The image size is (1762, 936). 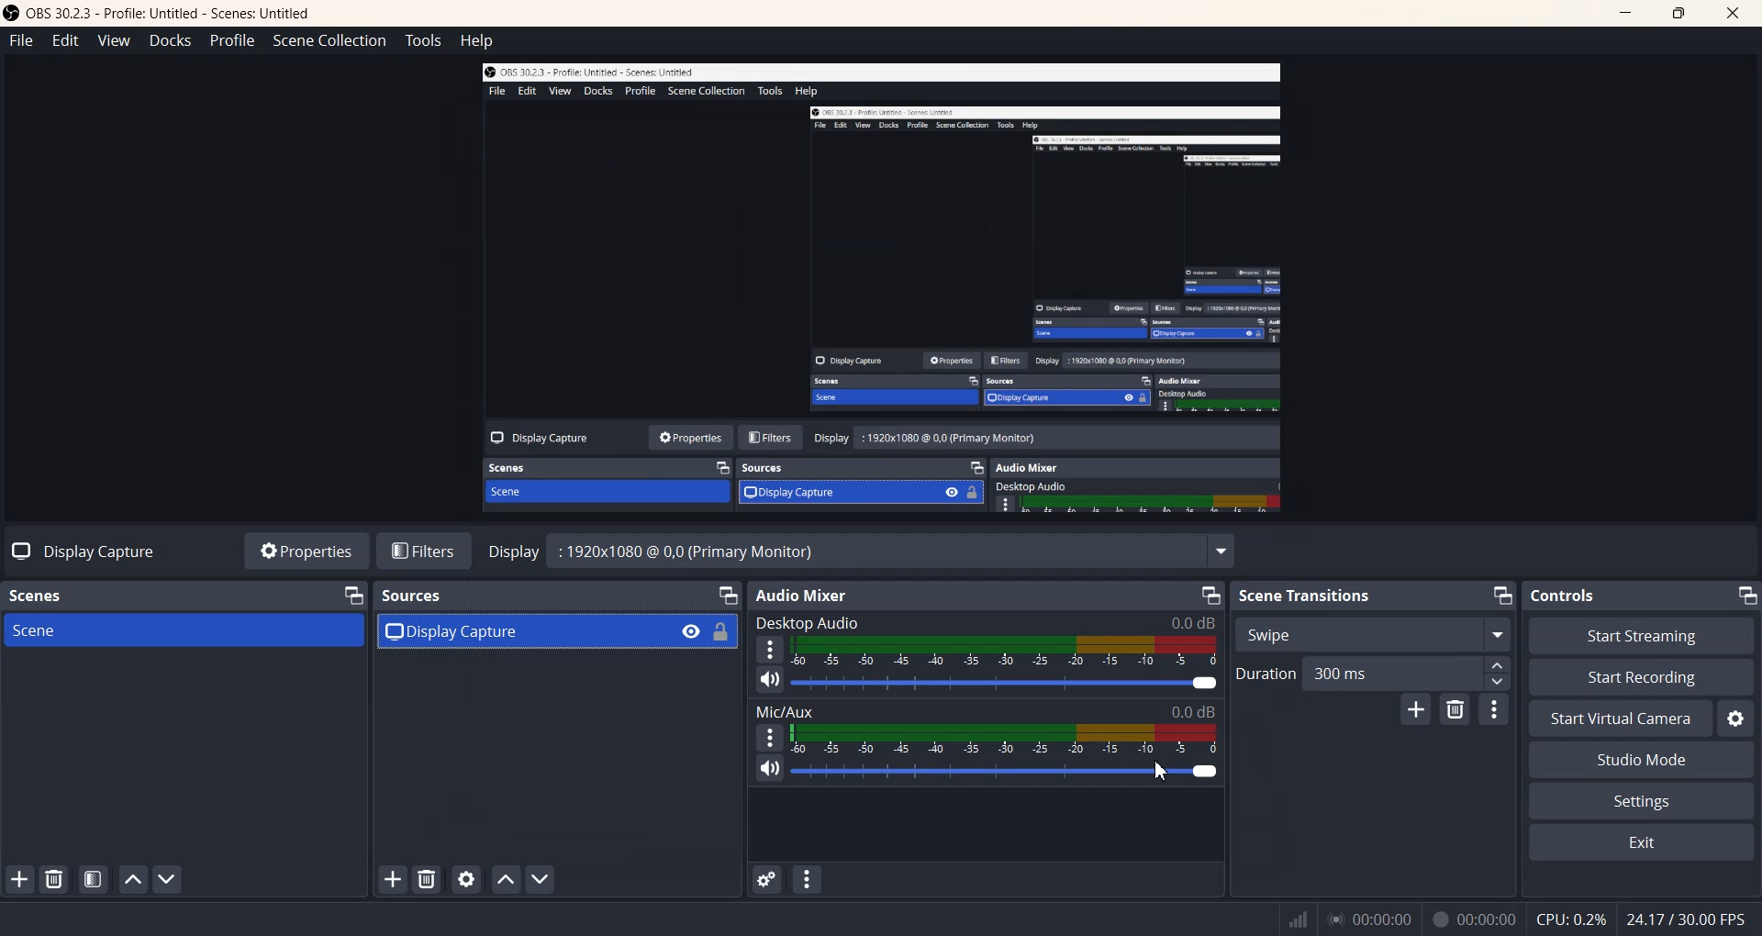 What do you see at coordinates (1455, 710) in the screenshot?
I see `Remove configurable Transition` at bounding box center [1455, 710].